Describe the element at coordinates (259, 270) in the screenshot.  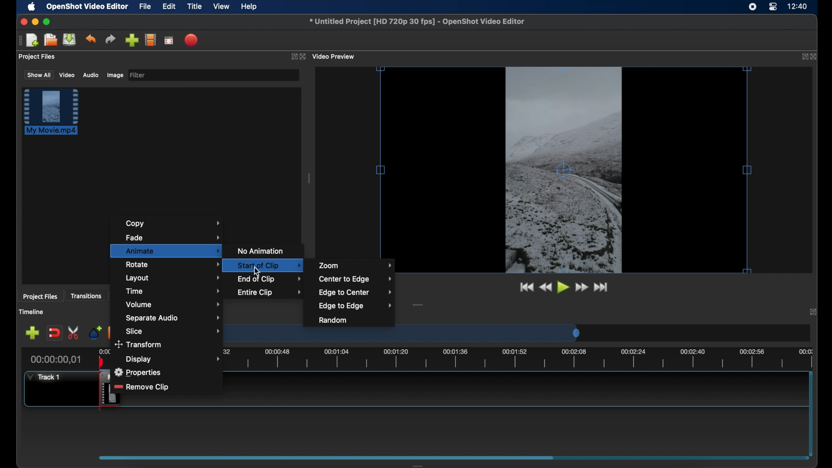
I see `cursor` at that location.